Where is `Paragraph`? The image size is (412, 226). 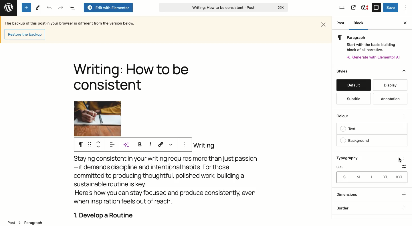 Paragraph is located at coordinates (81, 145).